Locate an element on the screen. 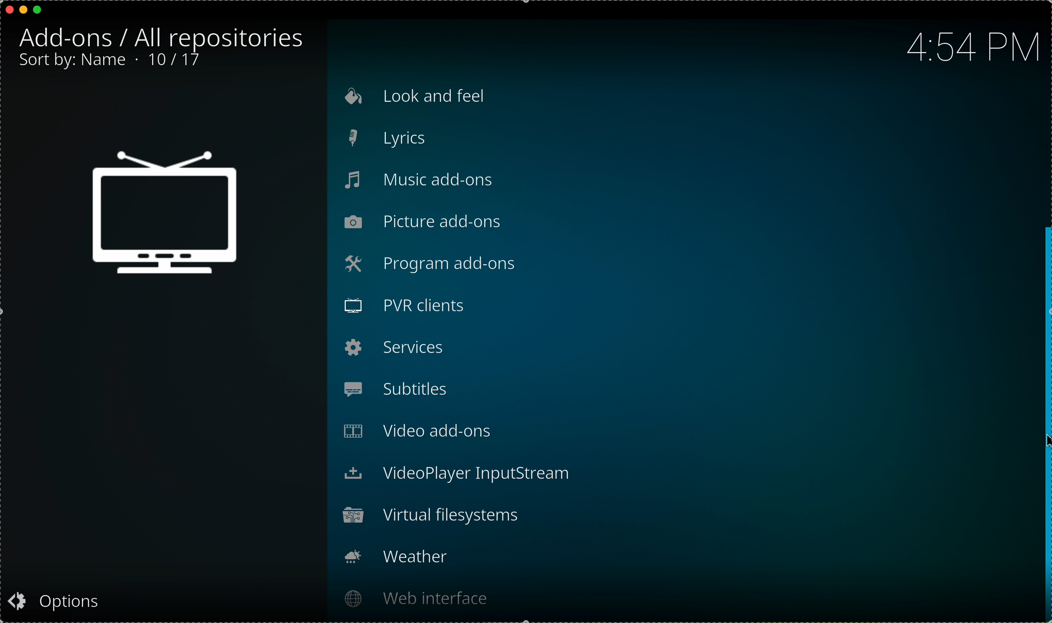 The image size is (1052, 623). PVR clients is located at coordinates (419, 306).